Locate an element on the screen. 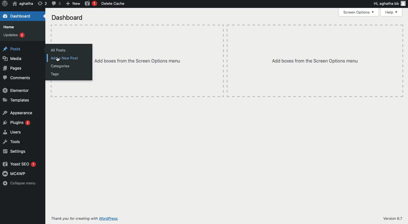 This screenshot has width=408, height=224. Collapse menu is located at coordinates (20, 183).